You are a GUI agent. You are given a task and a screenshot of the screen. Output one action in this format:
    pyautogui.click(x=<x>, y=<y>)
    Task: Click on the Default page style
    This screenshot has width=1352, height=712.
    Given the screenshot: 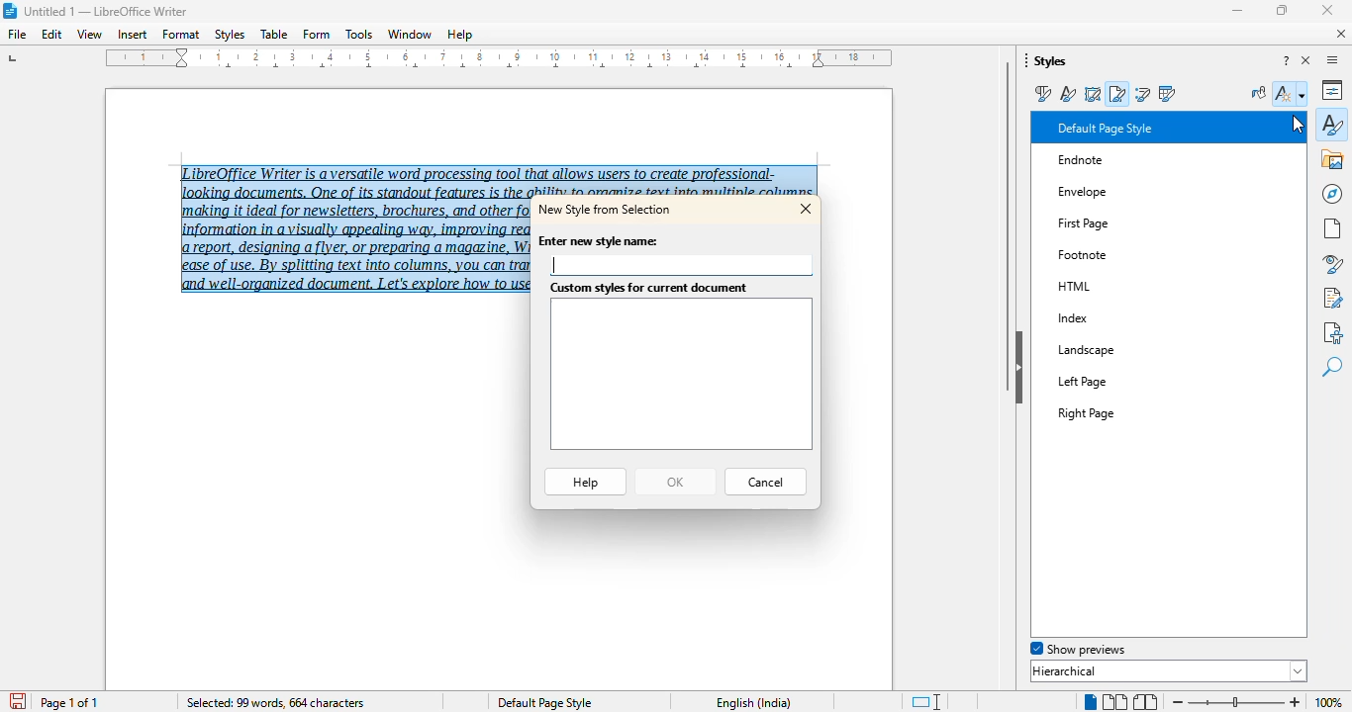 What is the action you would take?
    pyautogui.click(x=544, y=702)
    